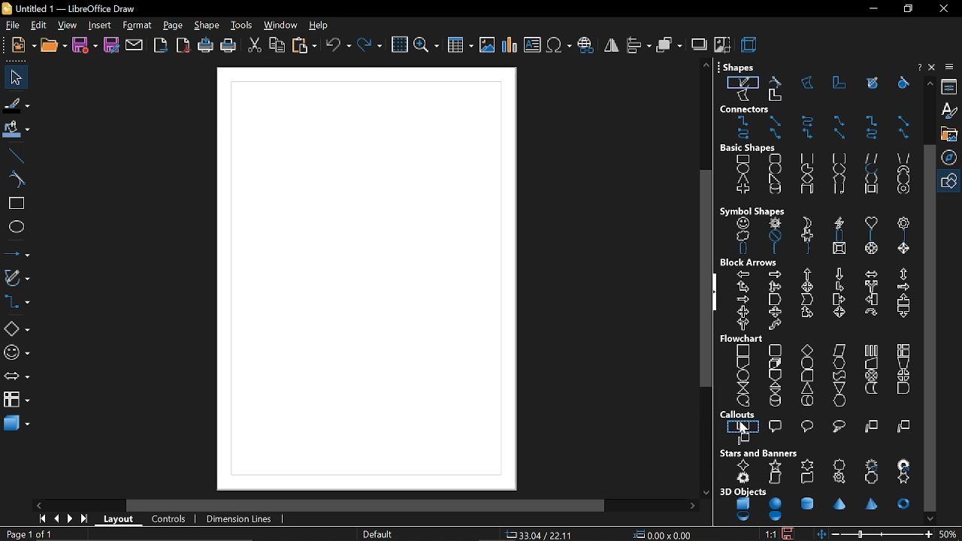 The width and height of the screenshot is (962, 541). Describe the element at coordinates (870, 274) in the screenshot. I see `left and right arrow` at that location.